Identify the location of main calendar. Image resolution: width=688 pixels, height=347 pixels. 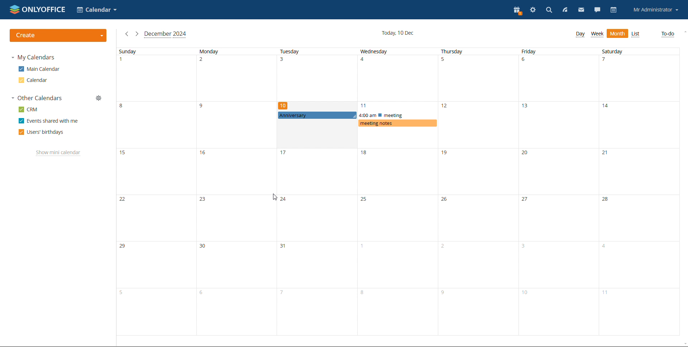
(40, 69).